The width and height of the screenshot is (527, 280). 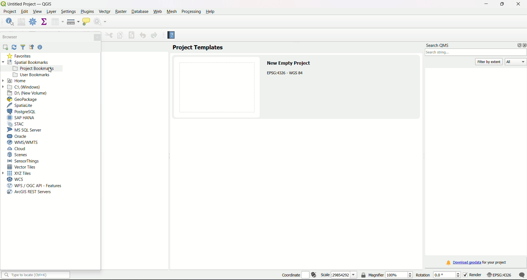 I want to click on Arrow, so click(x=5, y=173).